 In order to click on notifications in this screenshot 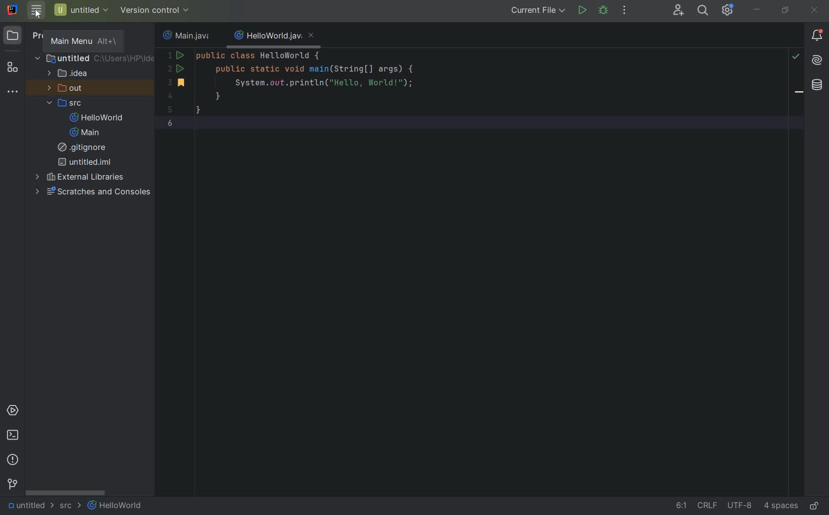, I will do `click(817, 37)`.